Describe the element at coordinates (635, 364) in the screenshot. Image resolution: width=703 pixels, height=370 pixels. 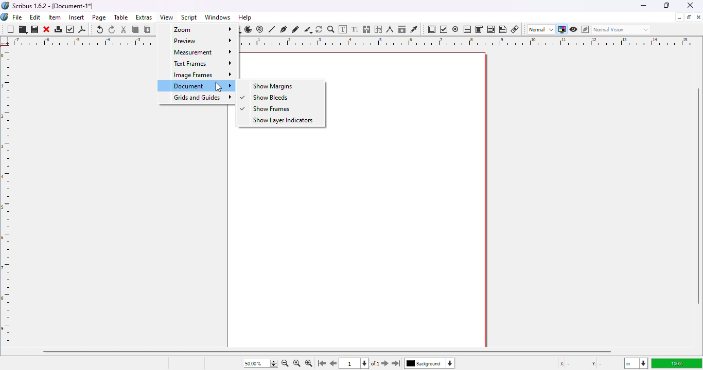
I see `in` at that location.